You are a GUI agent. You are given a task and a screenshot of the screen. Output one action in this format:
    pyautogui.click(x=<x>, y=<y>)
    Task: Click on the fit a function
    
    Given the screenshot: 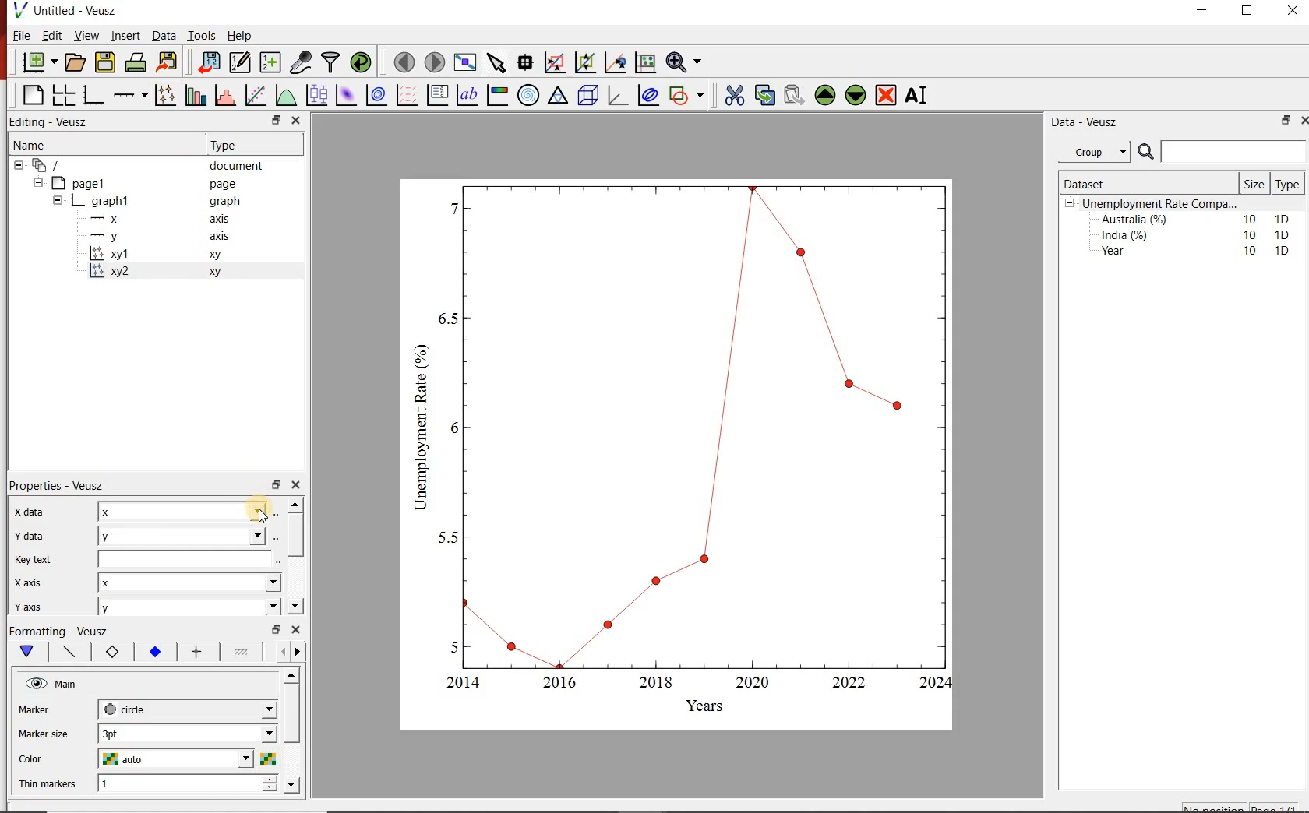 What is the action you would take?
    pyautogui.click(x=255, y=95)
    